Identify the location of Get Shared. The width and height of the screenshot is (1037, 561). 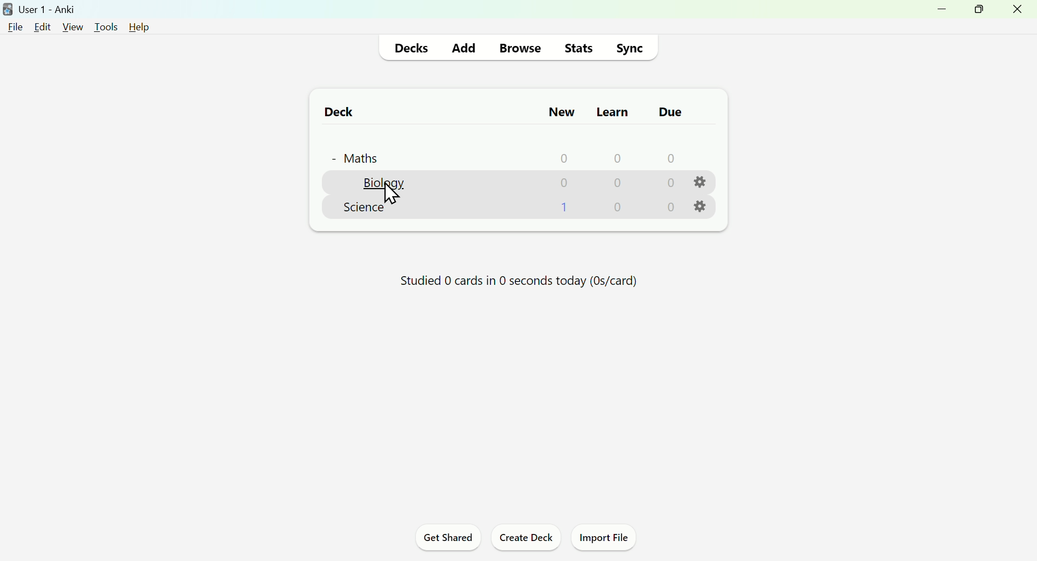
(444, 539).